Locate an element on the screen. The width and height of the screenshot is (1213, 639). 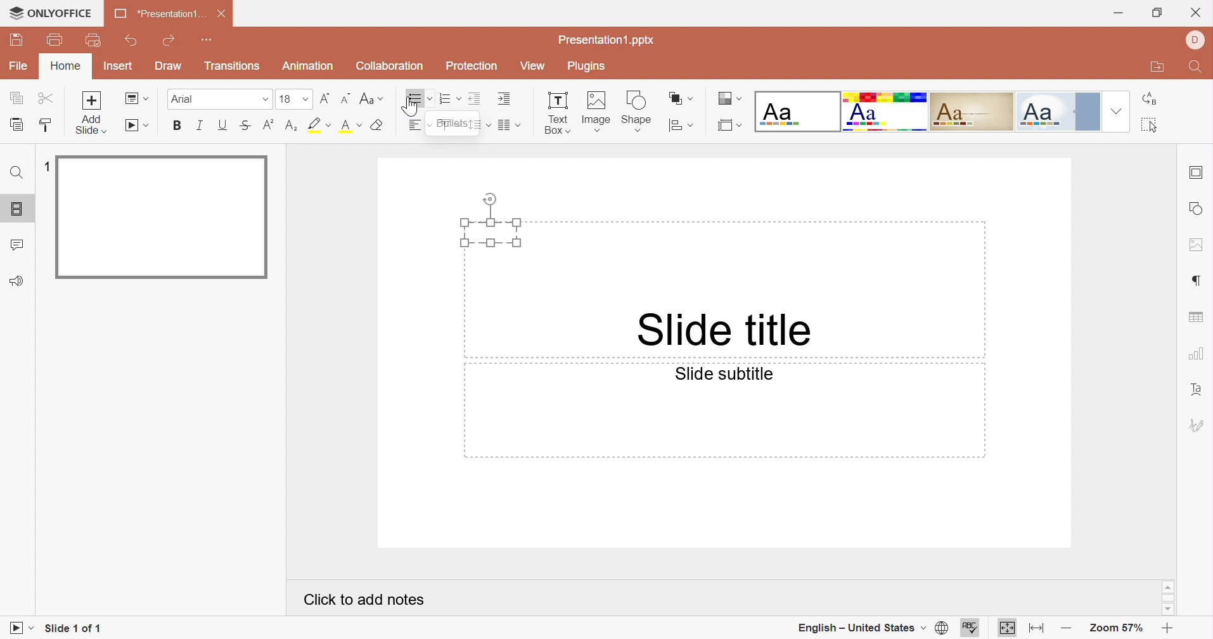
Increment font size is located at coordinates (325, 98).